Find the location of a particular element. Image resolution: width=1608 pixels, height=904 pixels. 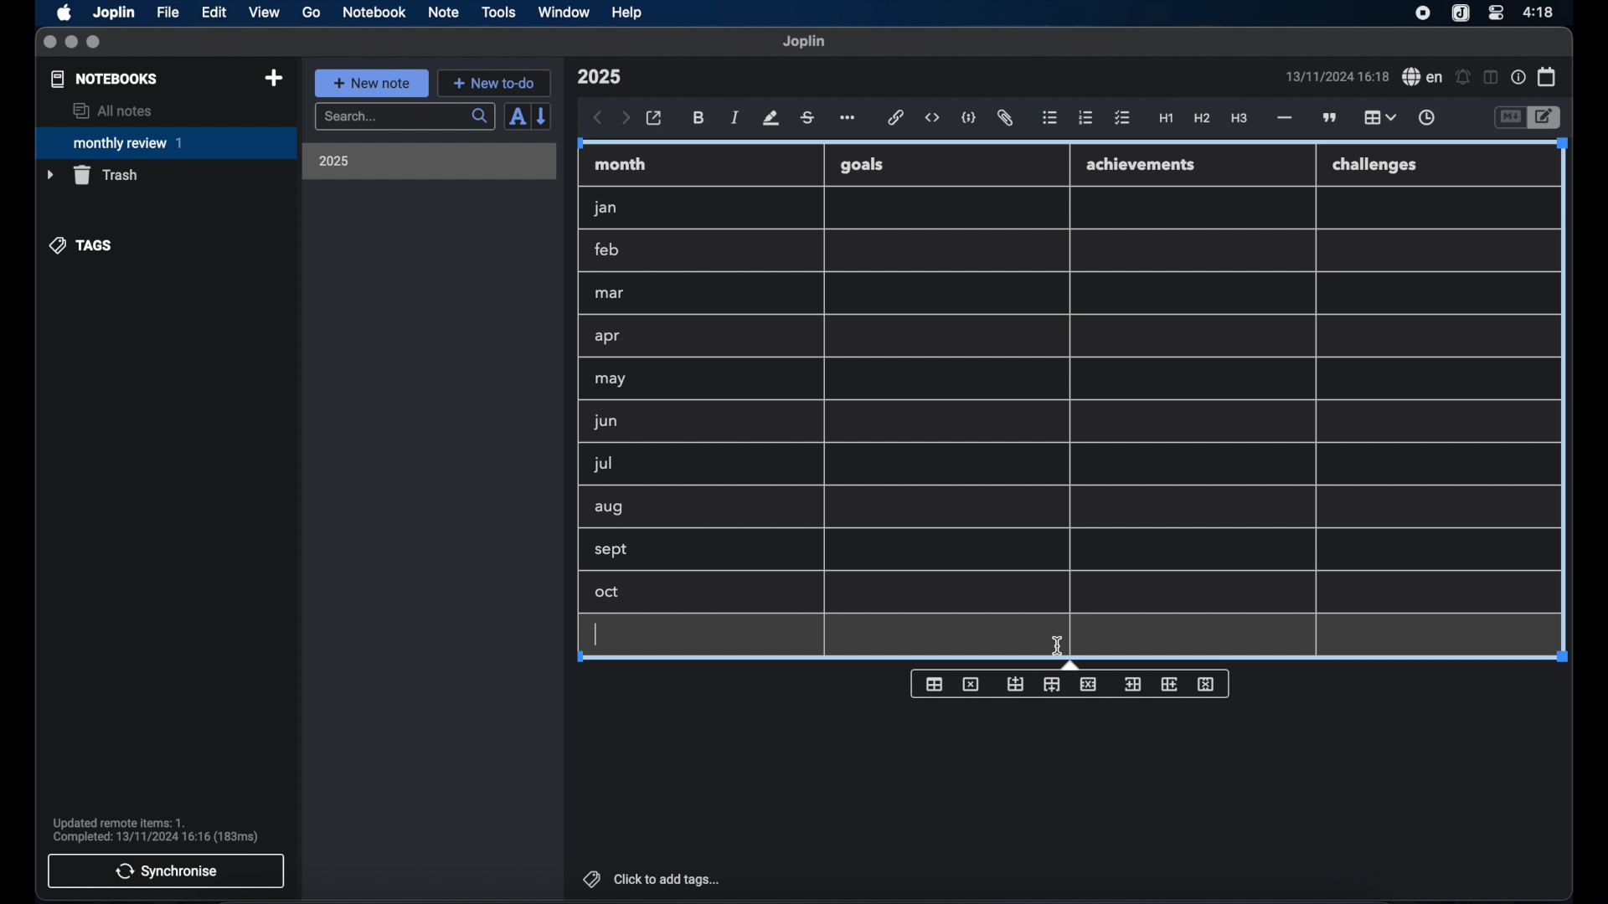

insert time is located at coordinates (1426, 118).